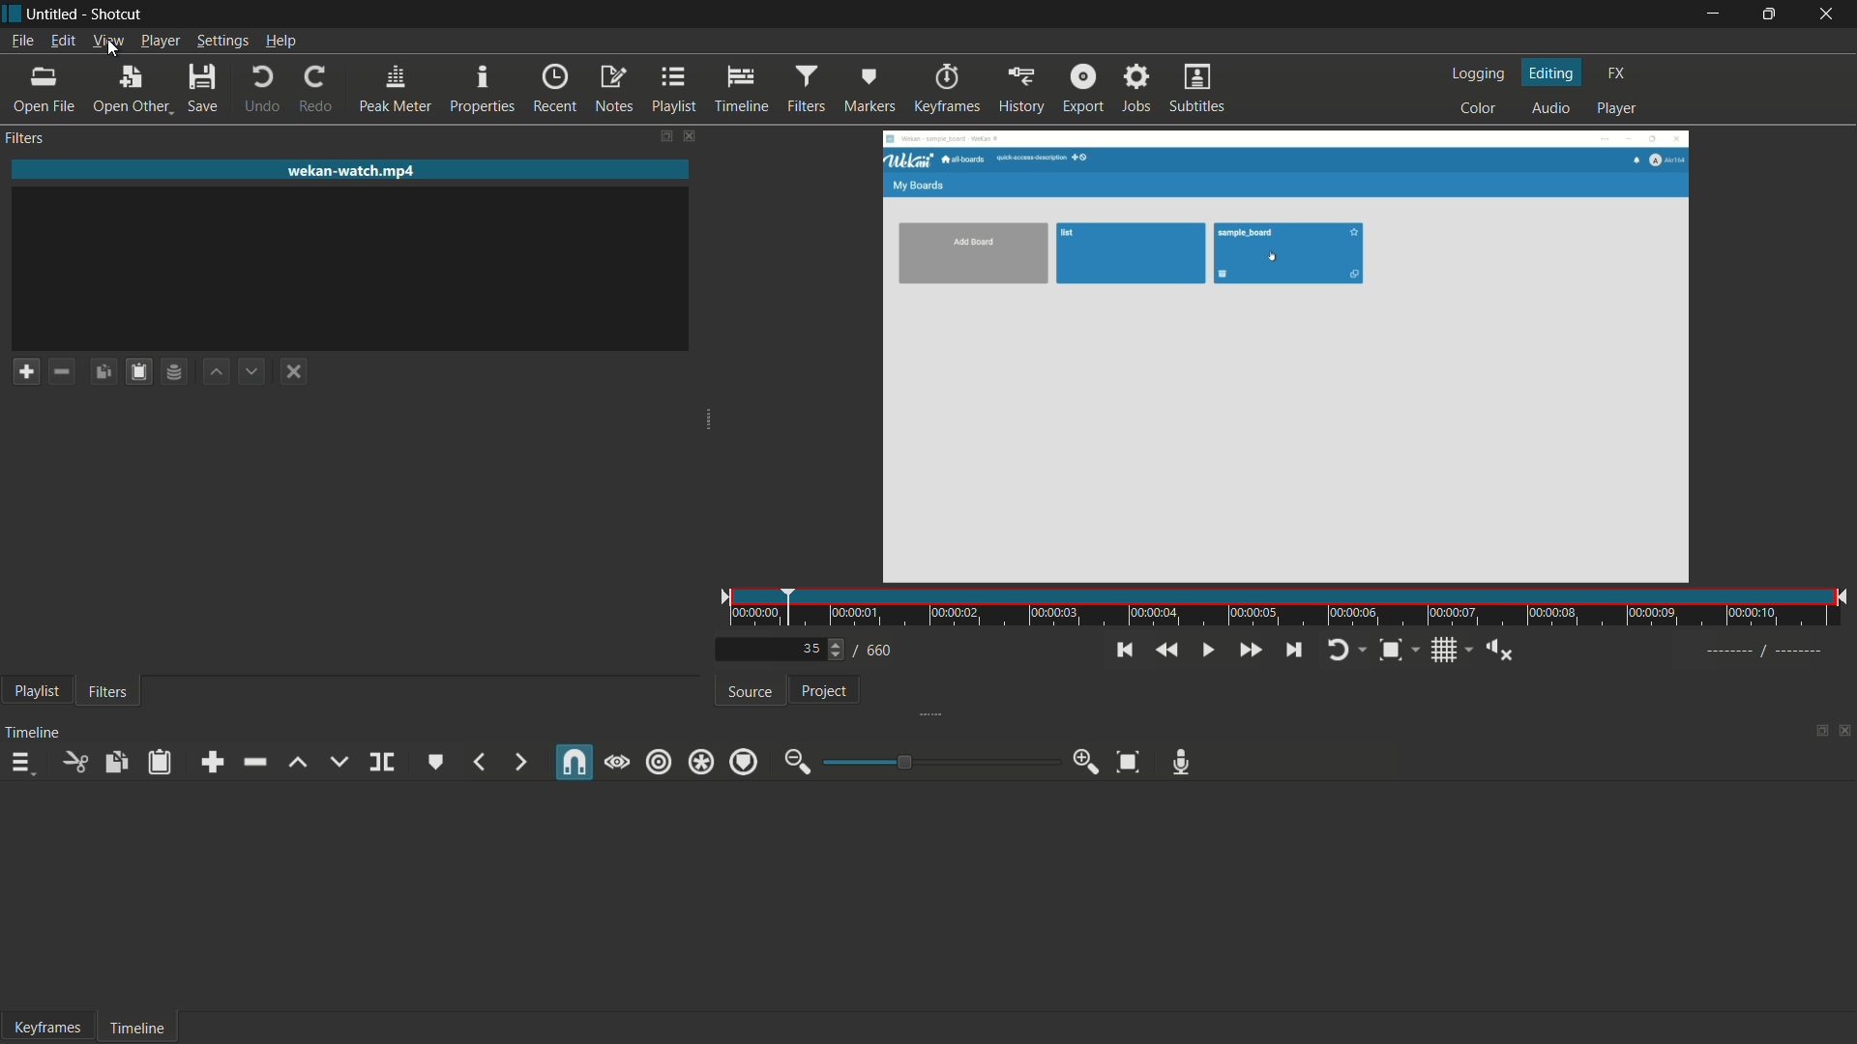  I want to click on skip to the previous point, so click(1123, 651).